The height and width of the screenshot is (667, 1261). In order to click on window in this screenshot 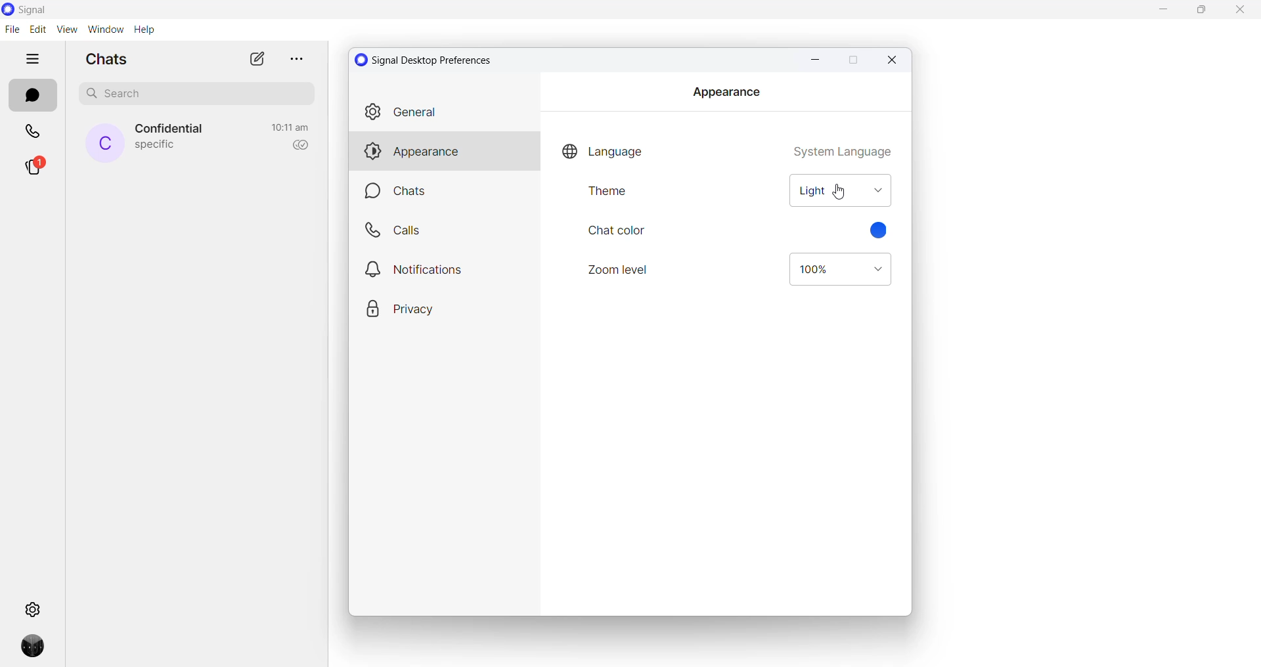, I will do `click(105, 30)`.